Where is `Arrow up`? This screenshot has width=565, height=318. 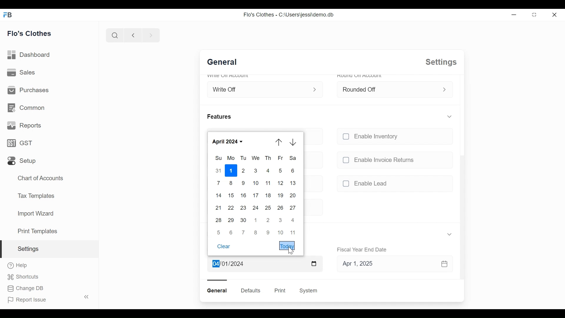 Arrow up is located at coordinates (279, 143).